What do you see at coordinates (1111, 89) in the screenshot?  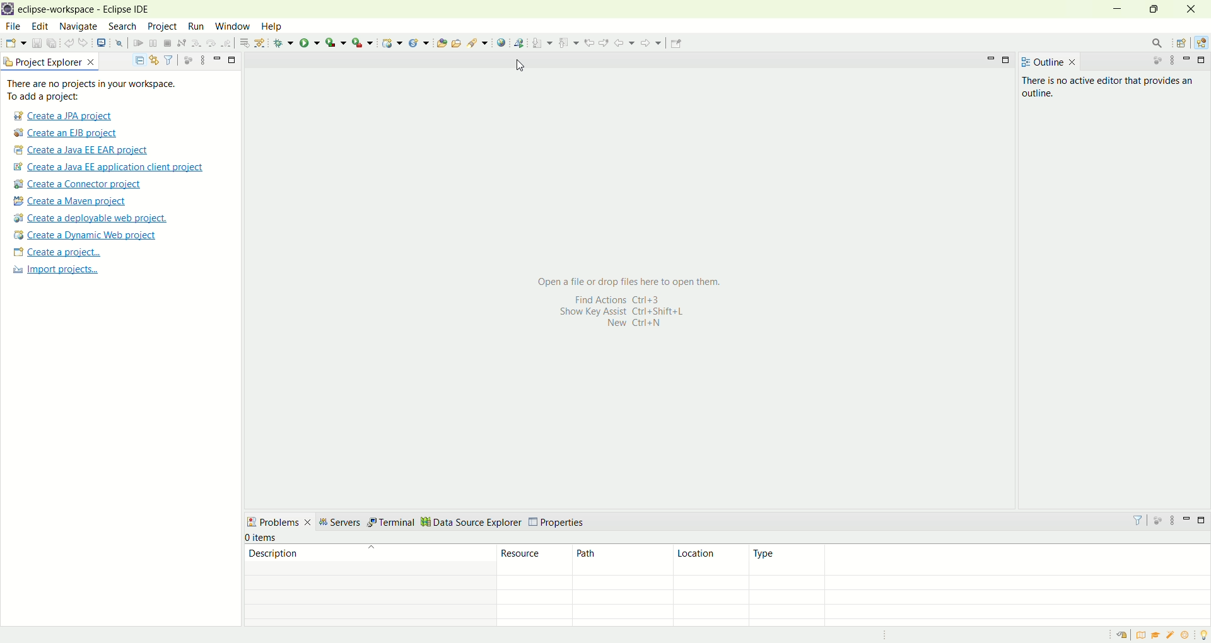 I see `There is no active editor that provides an outline` at bounding box center [1111, 89].